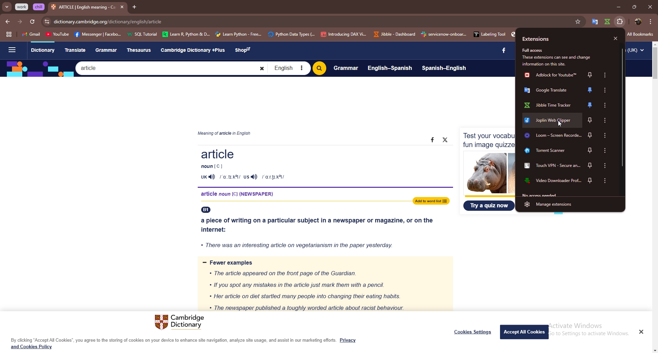 This screenshot has width=658, height=353. Describe the element at coordinates (346, 68) in the screenshot. I see `Grammar` at that location.